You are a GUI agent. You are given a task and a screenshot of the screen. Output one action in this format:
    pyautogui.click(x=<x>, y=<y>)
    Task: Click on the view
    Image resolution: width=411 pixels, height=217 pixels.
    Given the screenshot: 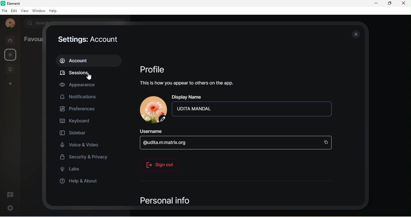 What is the action you would take?
    pyautogui.click(x=25, y=10)
    